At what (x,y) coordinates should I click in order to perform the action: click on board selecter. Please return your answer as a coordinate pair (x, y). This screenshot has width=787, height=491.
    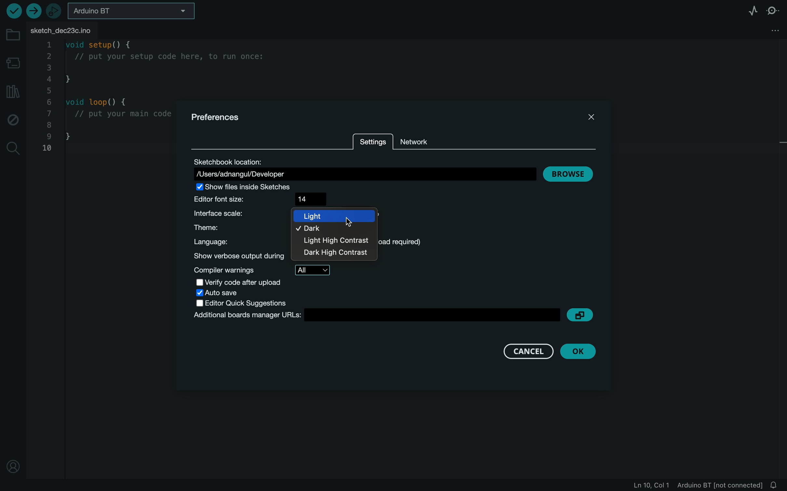
    Looking at the image, I should click on (132, 11).